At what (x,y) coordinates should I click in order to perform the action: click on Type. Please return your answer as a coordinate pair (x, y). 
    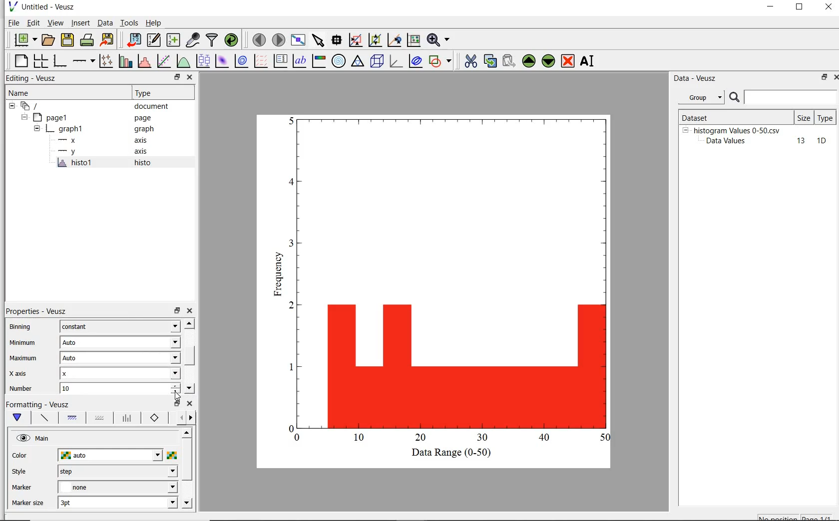
    Looking at the image, I should click on (161, 93).